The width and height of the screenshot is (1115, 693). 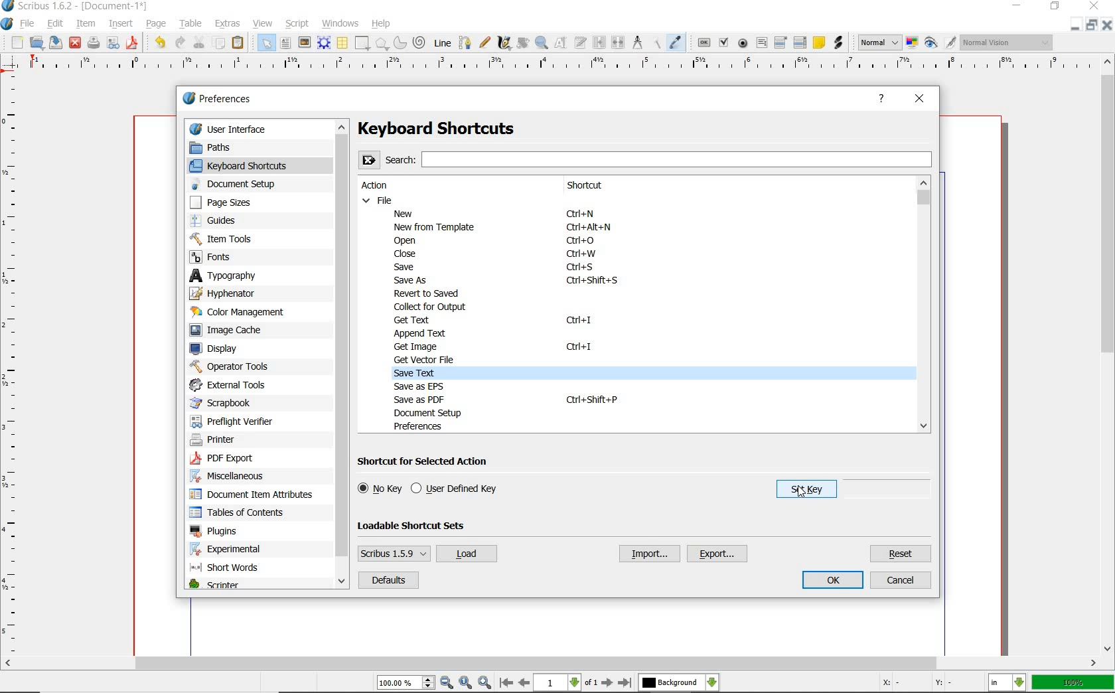 What do you see at coordinates (422, 426) in the screenshot?
I see `preferences` at bounding box center [422, 426].